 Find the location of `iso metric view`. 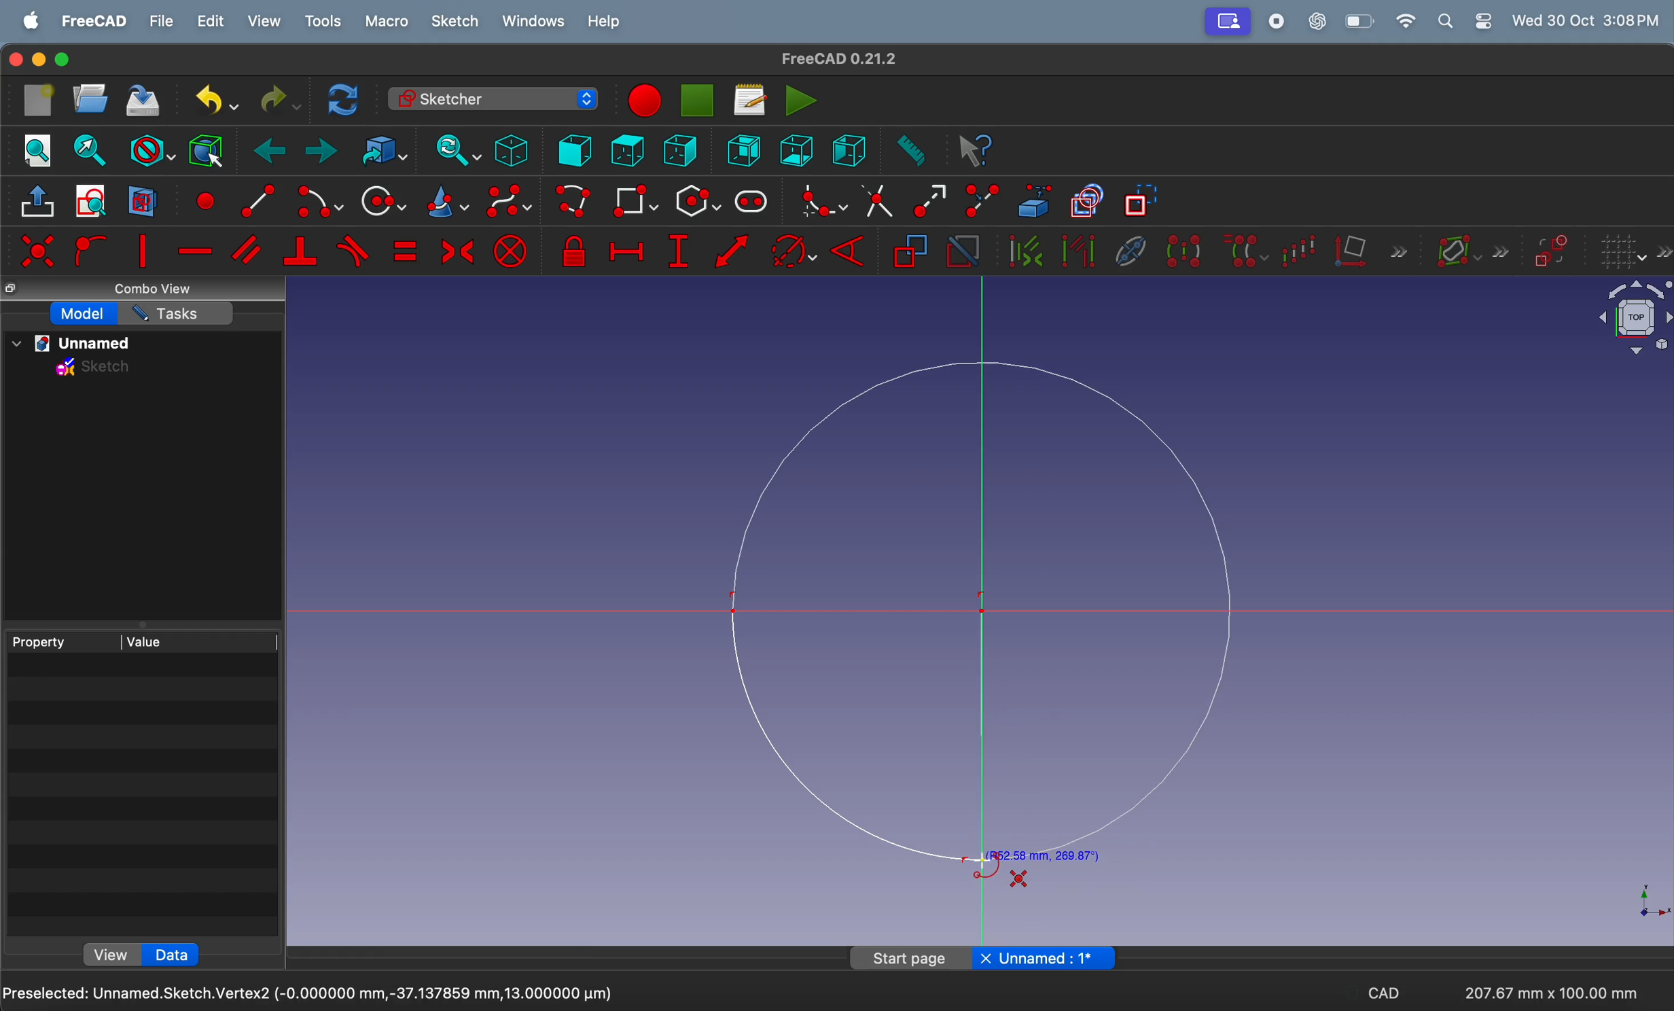

iso metric view is located at coordinates (511, 150).